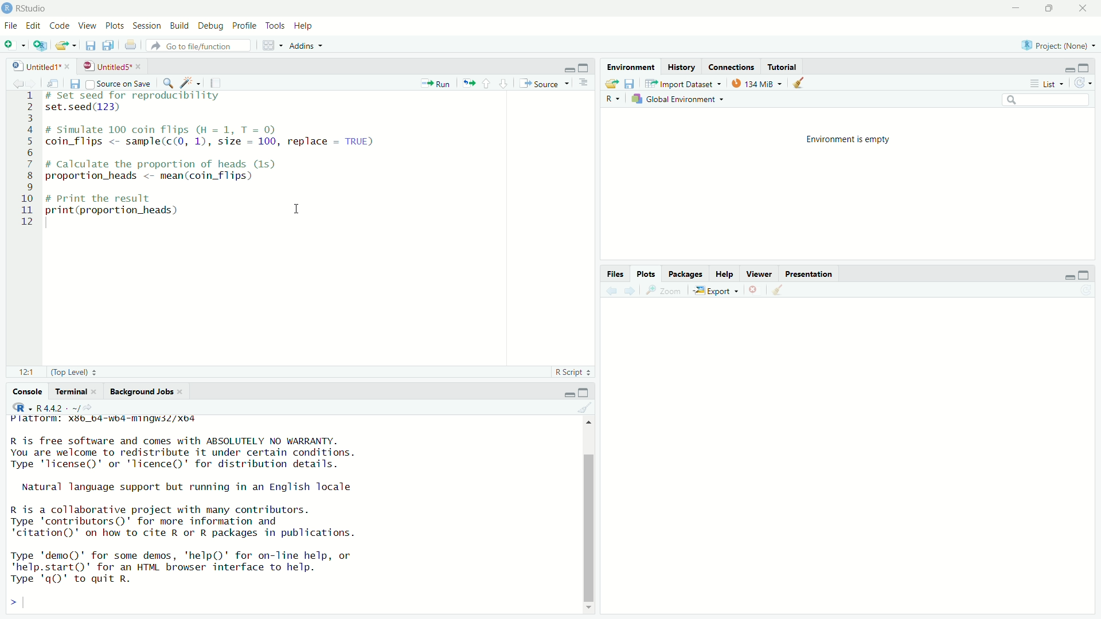  I want to click on select language, so click(18, 408).